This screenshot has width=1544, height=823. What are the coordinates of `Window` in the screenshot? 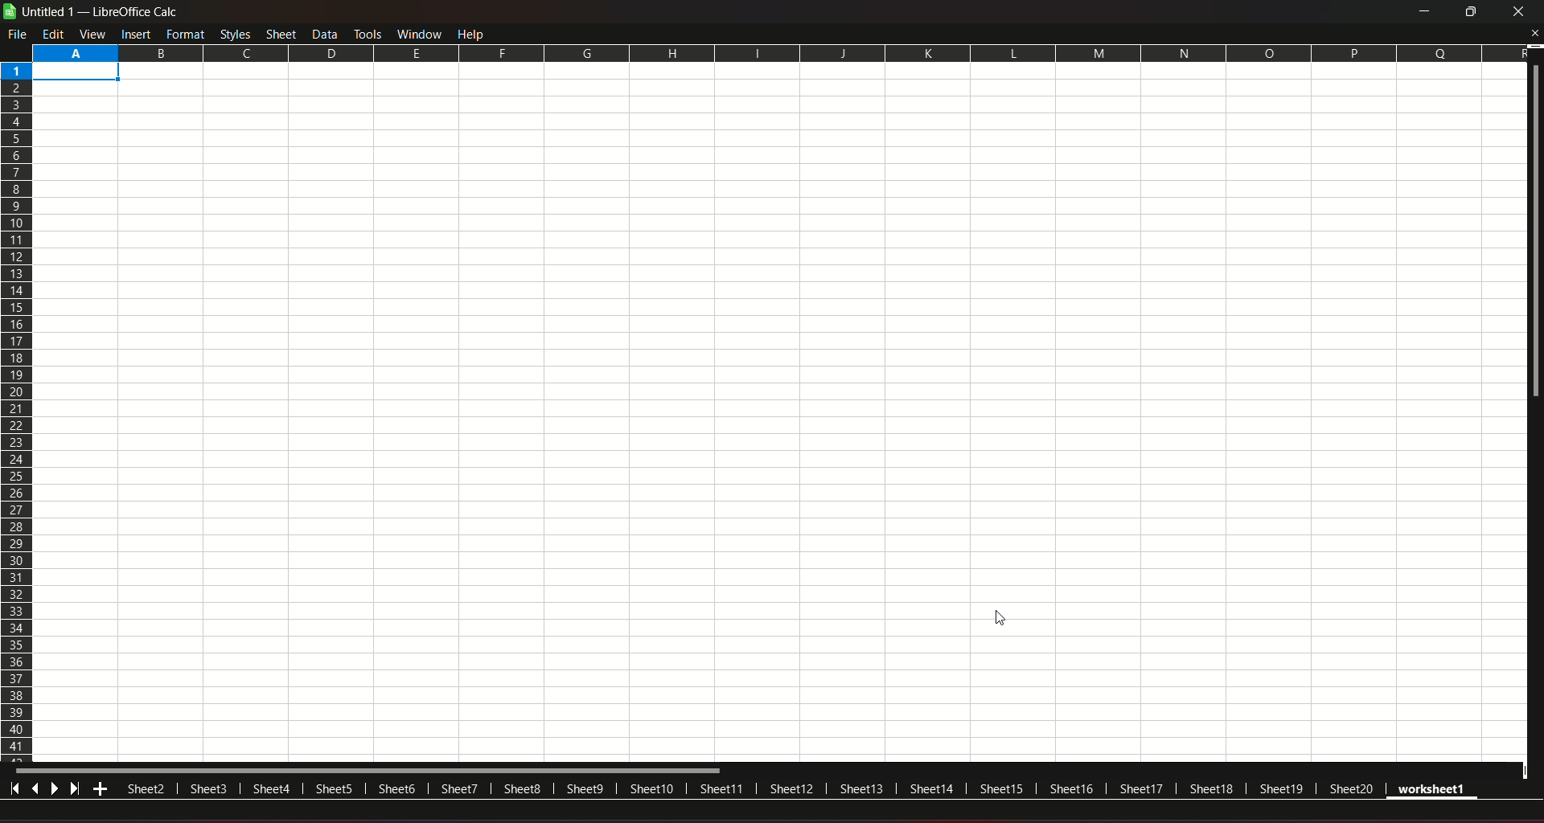 It's located at (417, 33).